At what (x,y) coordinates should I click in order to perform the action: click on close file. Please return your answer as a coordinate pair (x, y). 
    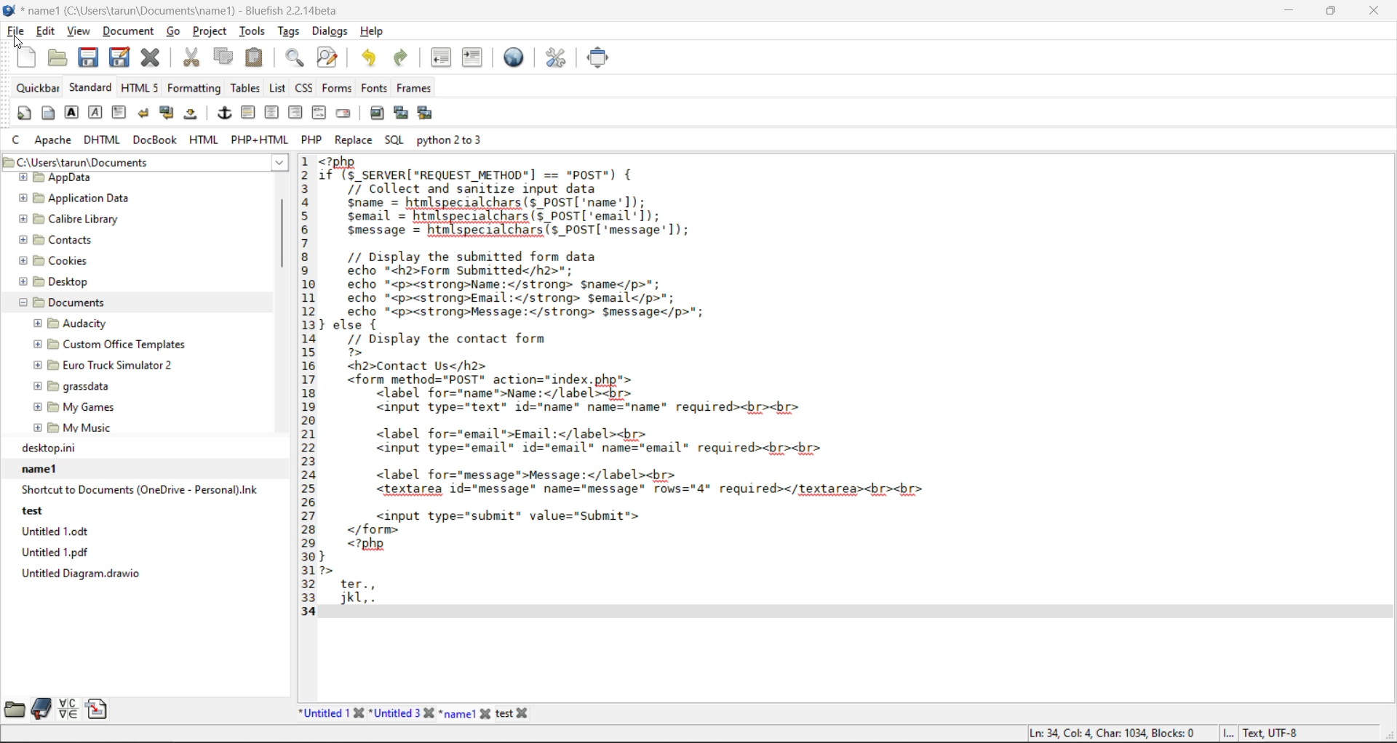
    Looking at the image, I should click on (151, 57).